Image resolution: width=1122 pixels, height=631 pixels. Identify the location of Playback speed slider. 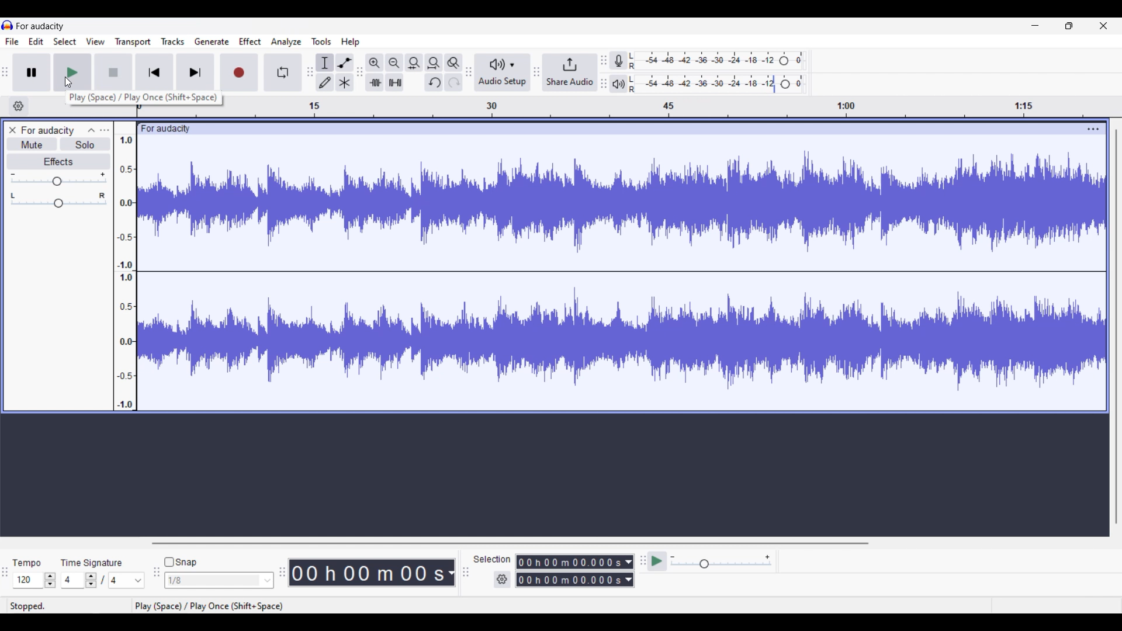
(721, 563).